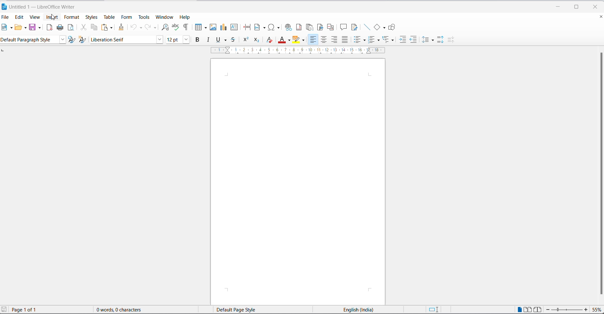  I want to click on basic shapes, so click(384, 28).